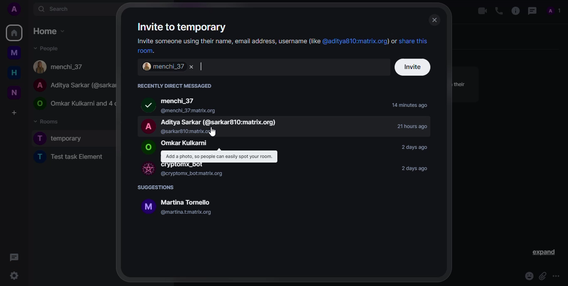  Describe the element at coordinates (72, 84) in the screenshot. I see `PeoPLe` at that location.